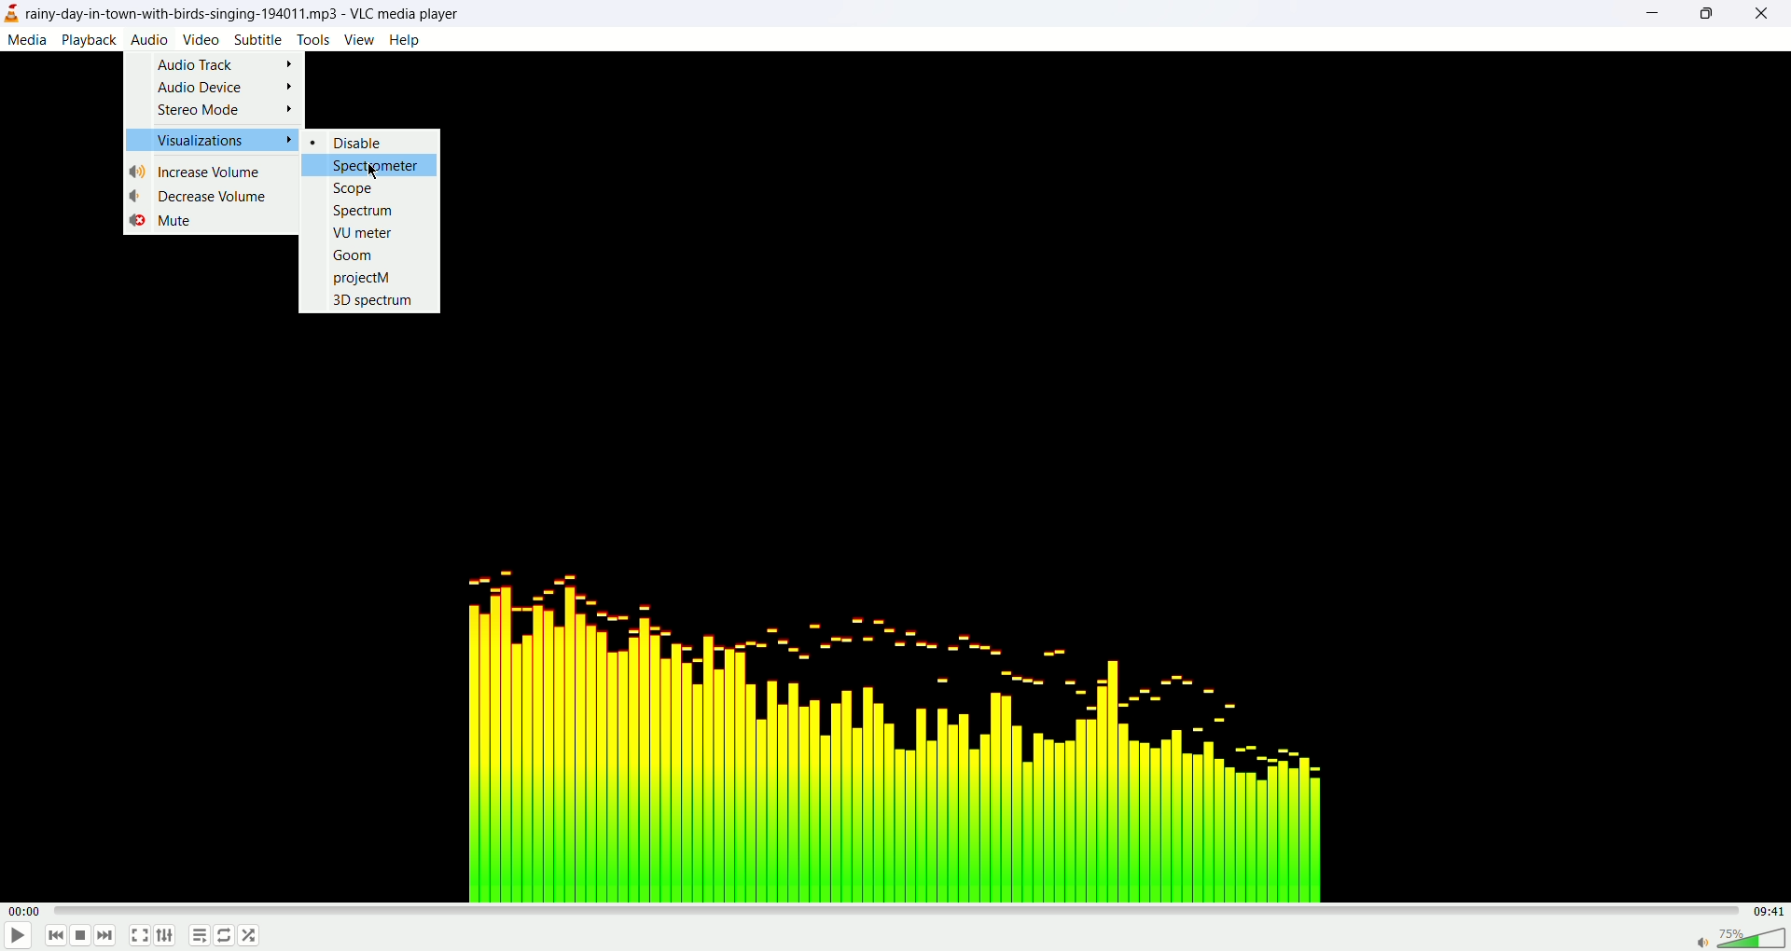 The width and height of the screenshot is (1791, 951). What do you see at coordinates (223, 86) in the screenshot?
I see `audio device` at bounding box center [223, 86].